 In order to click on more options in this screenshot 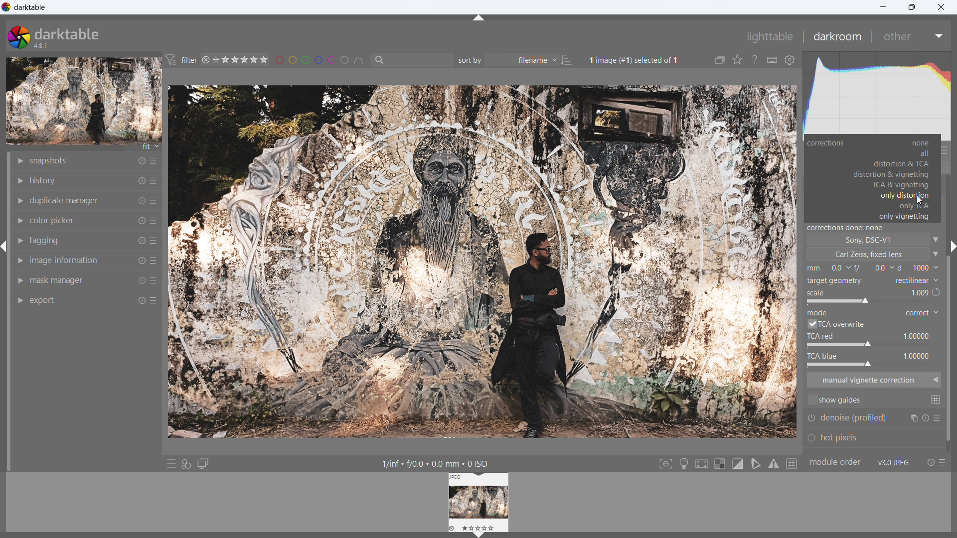, I will do `click(156, 263)`.